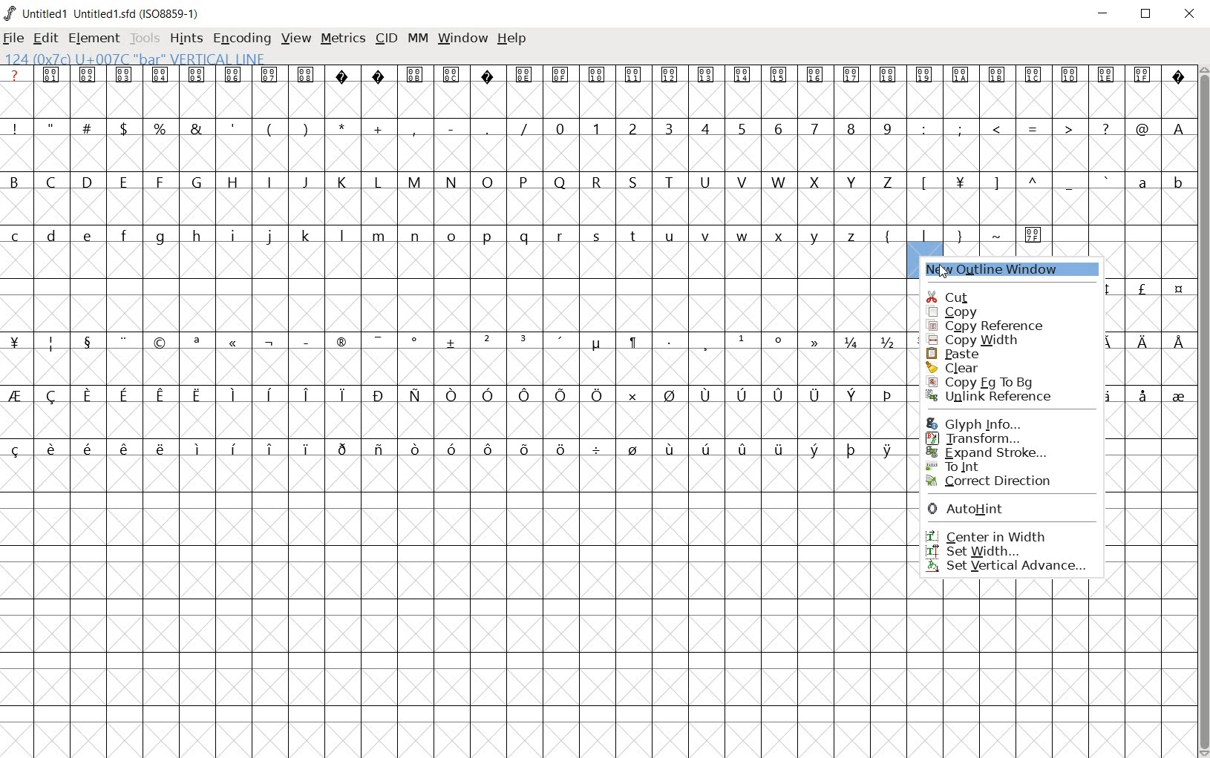 This screenshot has height=758, width=1210. Describe the element at coordinates (143, 57) in the screenshot. I see `124(0*7c)U+007c"bar"Vertical Line` at that location.